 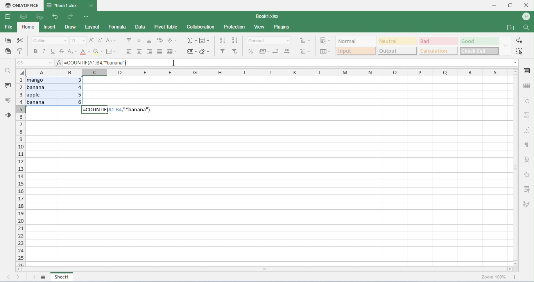 What do you see at coordinates (50, 28) in the screenshot?
I see `insert` at bounding box center [50, 28].